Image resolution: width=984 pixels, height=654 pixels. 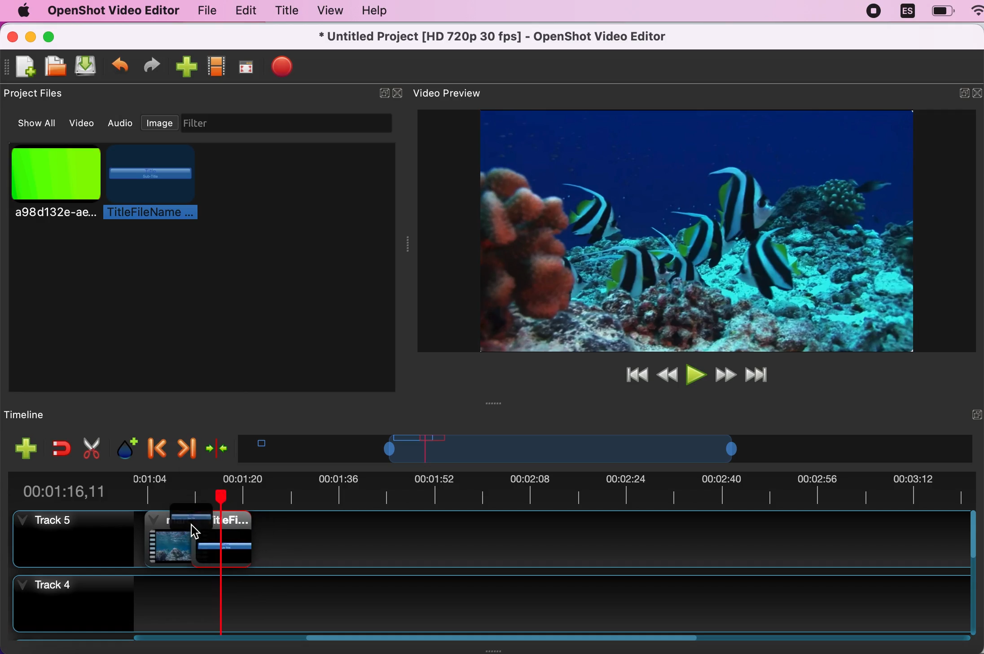 I want to click on maximize, so click(x=60, y=35).